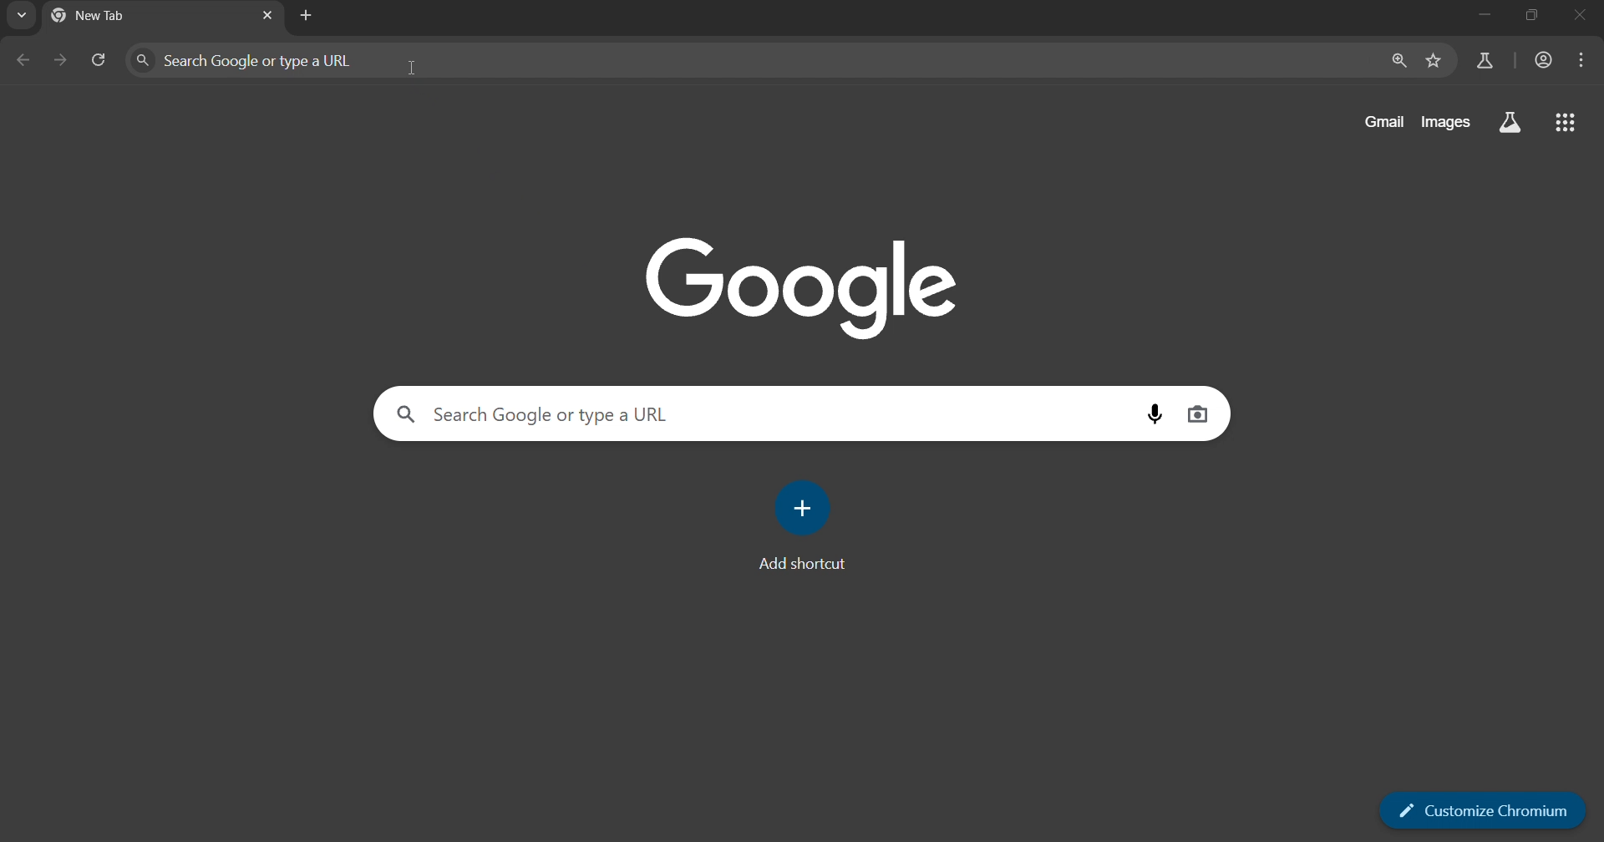 The image size is (1604, 842). I want to click on reload page, so click(98, 63).